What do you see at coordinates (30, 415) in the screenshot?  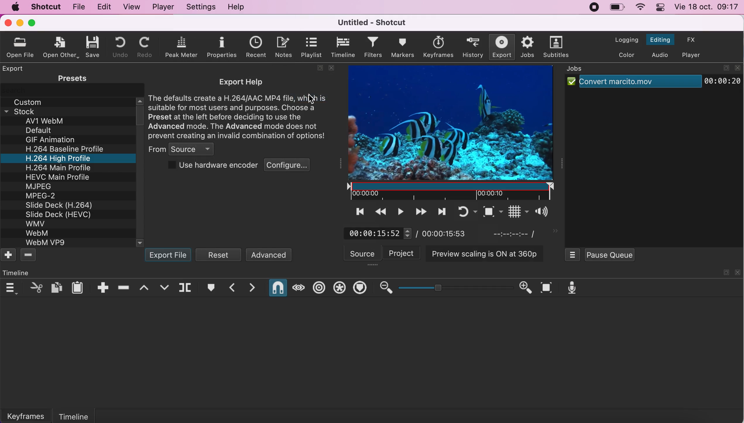 I see `keyframes` at bounding box center [30, 415].